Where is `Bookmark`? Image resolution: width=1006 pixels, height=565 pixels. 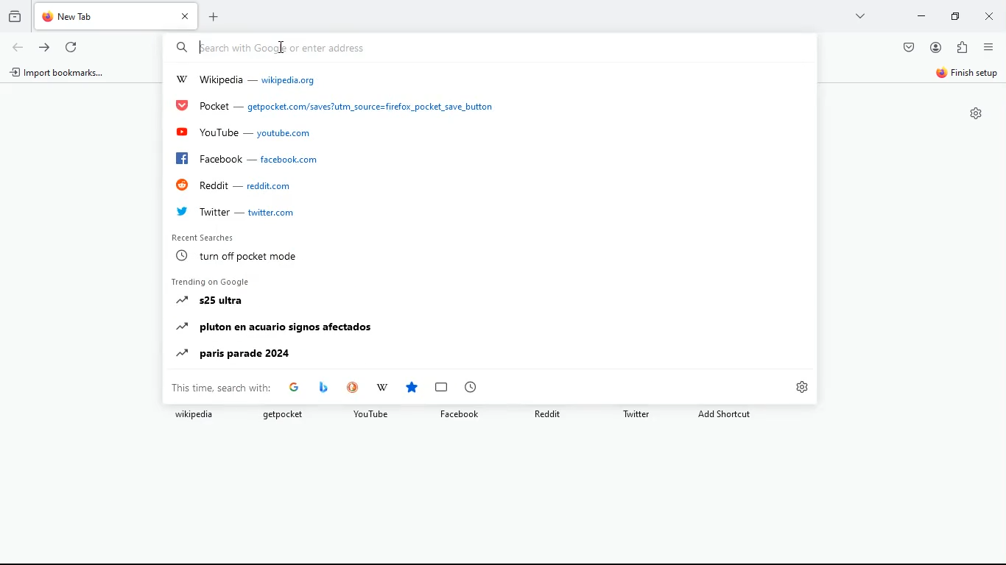
Bookmark is located at coordinates (442, 386).